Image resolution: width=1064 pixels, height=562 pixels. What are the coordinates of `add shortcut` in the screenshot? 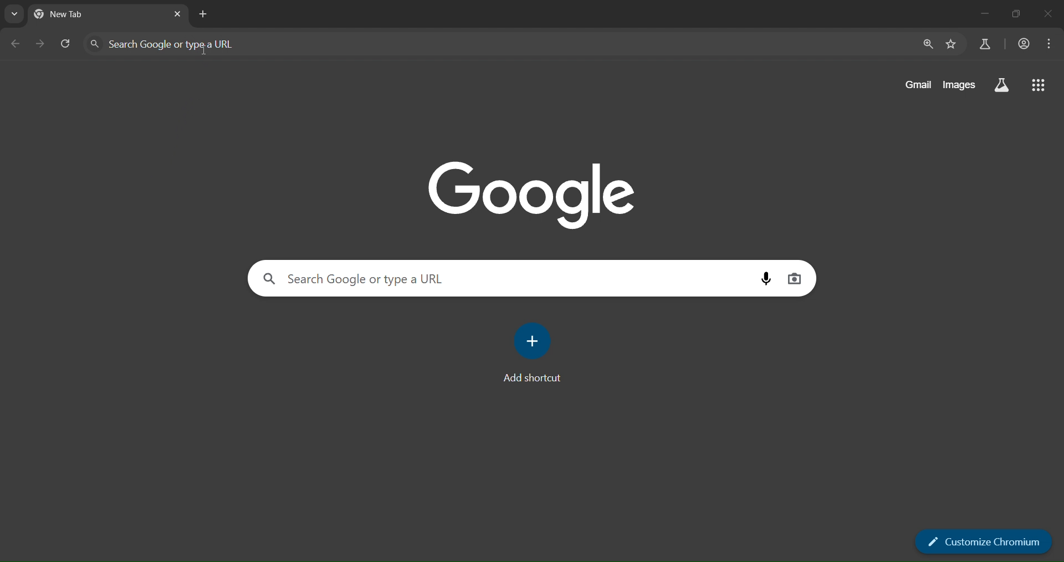 It's located at (538, 355).